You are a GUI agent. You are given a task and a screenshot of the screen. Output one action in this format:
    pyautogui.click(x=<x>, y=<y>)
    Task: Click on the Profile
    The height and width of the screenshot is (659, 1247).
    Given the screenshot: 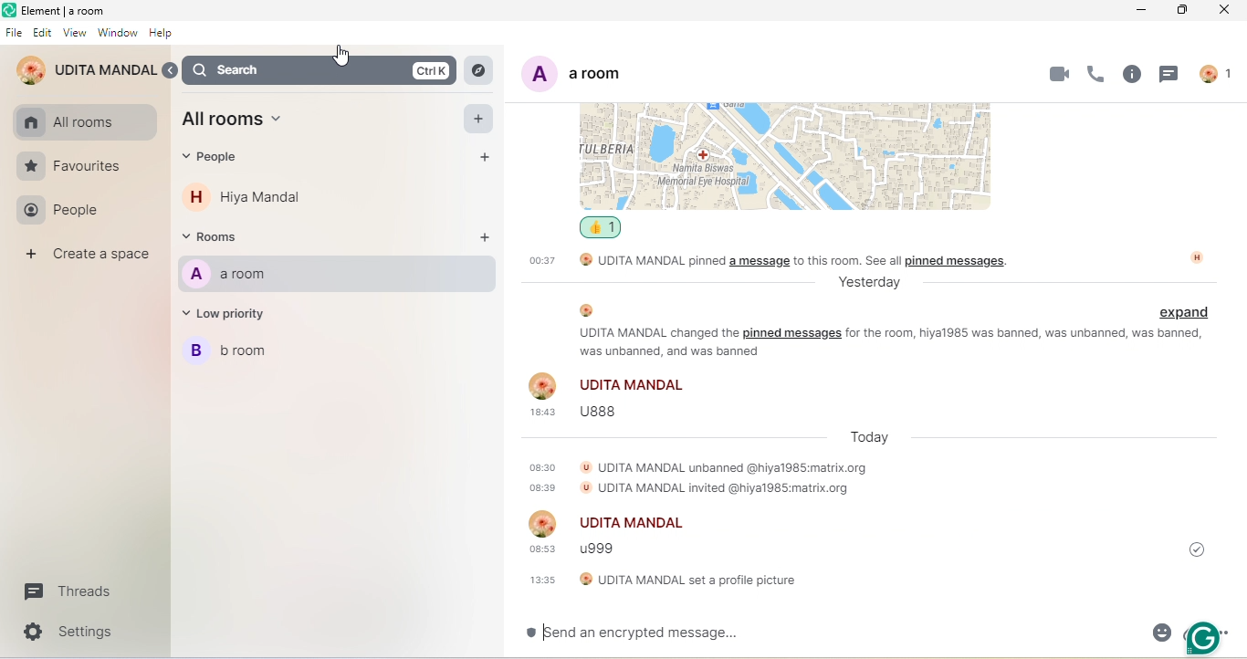 What is the action you would take?
    pyautogui.click(x=1217, y=76)
    